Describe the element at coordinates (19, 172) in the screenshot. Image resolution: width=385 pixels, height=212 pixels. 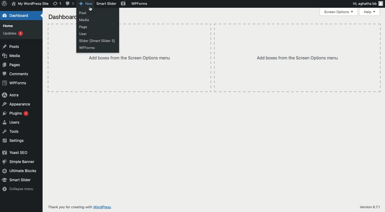
I see `Ultimate blocks` at that location.